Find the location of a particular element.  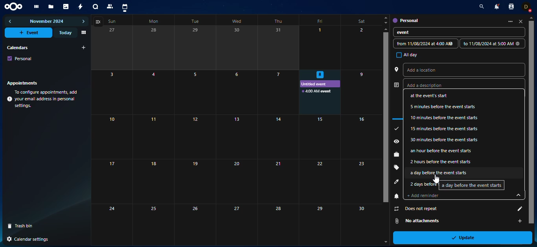

Move up is located at coordinates (531, 18).